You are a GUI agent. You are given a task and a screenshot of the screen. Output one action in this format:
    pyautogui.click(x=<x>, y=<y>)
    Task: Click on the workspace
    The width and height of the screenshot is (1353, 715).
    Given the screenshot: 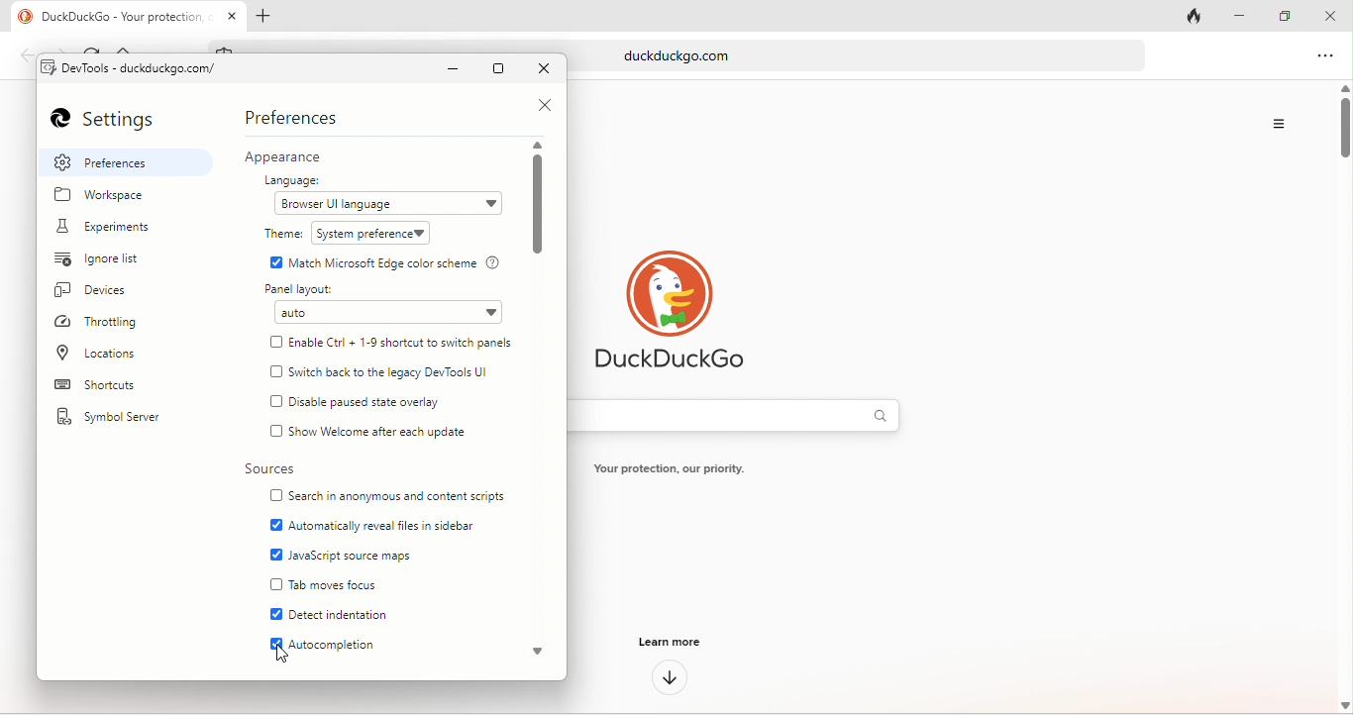 What is the action you would take?
    pyautogui.click(x=110, y=198)
    